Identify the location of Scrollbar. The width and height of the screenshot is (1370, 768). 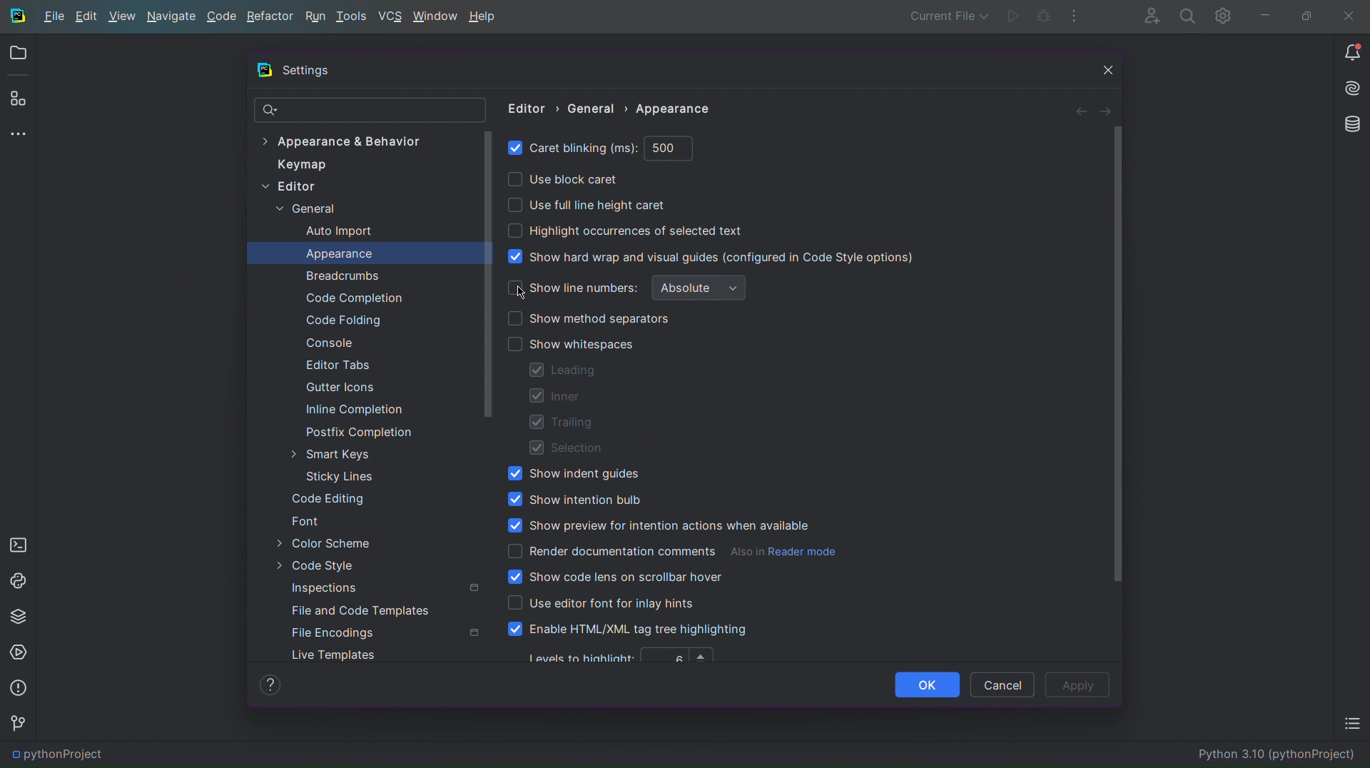
(490, 274).